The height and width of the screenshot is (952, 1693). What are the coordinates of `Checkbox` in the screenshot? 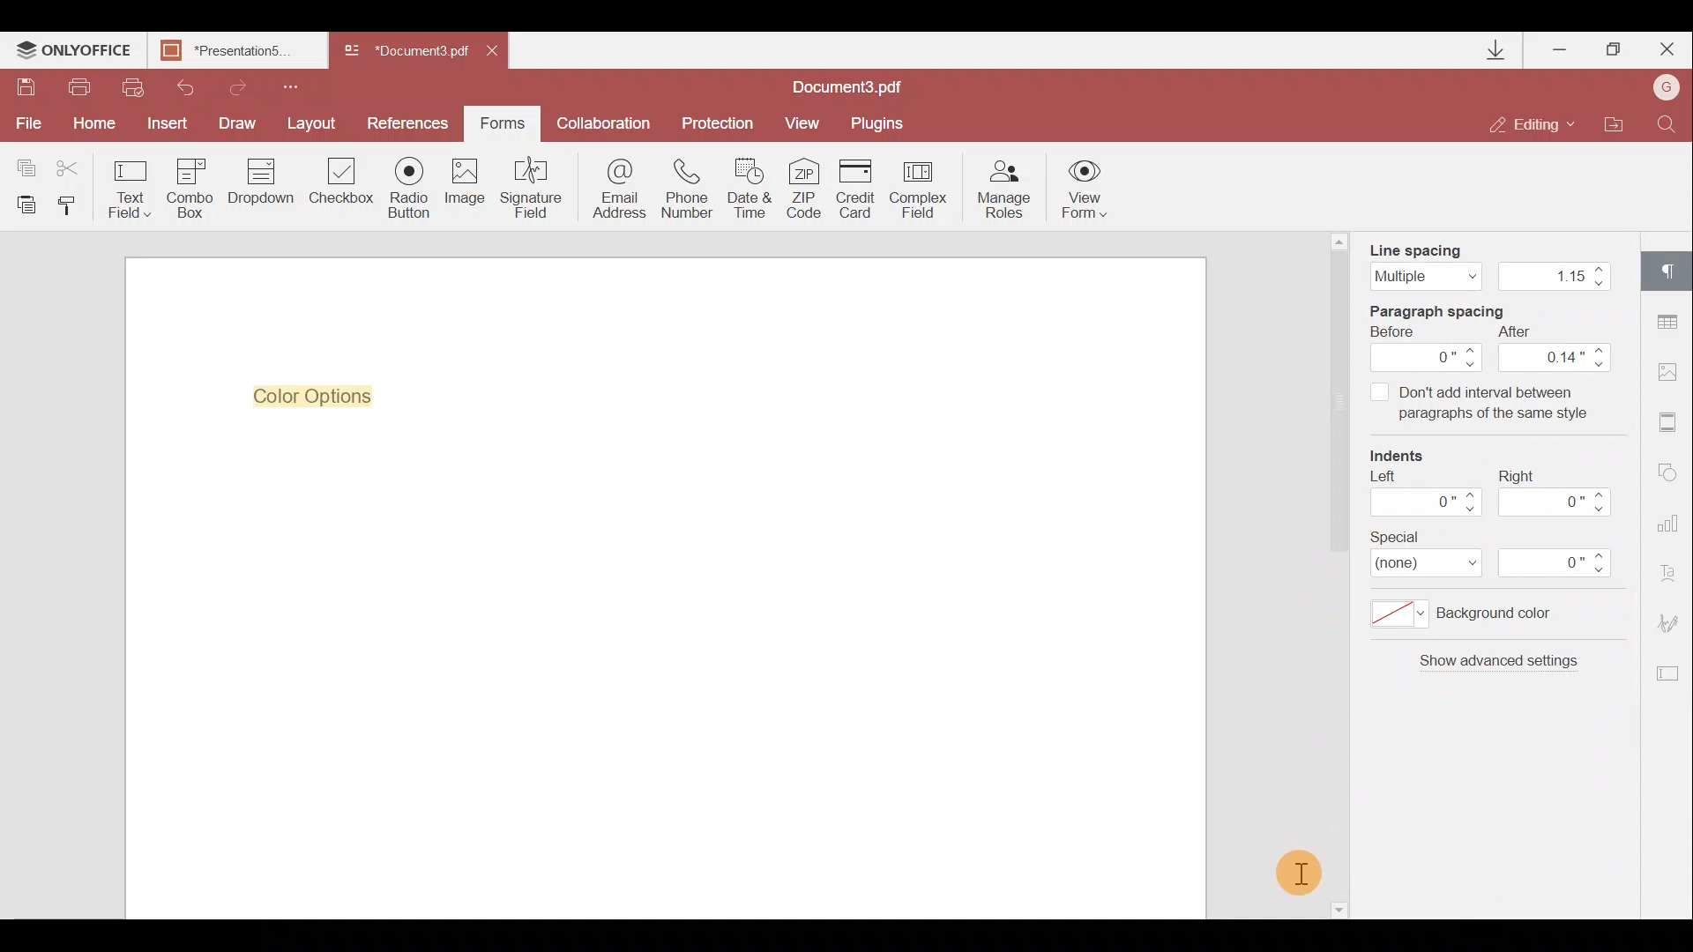 It's located at (342, 182).